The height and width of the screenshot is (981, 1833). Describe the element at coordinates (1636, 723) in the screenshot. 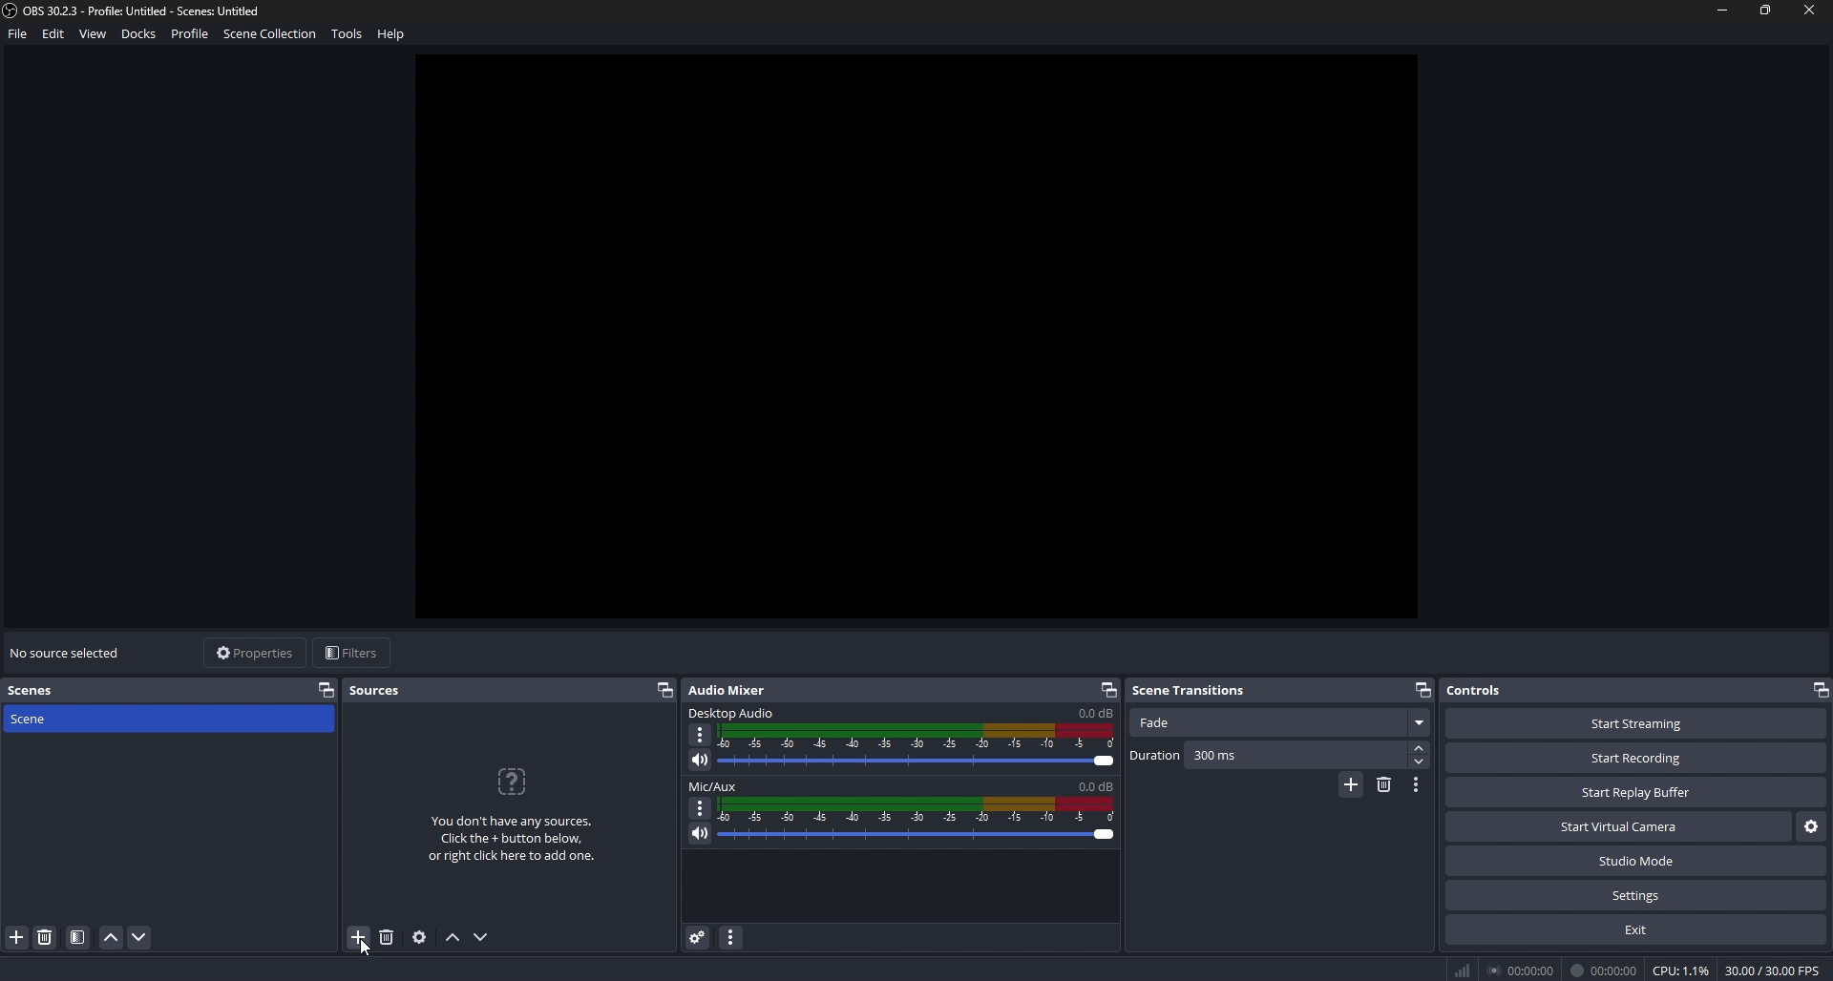

I see `start streaming` at that location.